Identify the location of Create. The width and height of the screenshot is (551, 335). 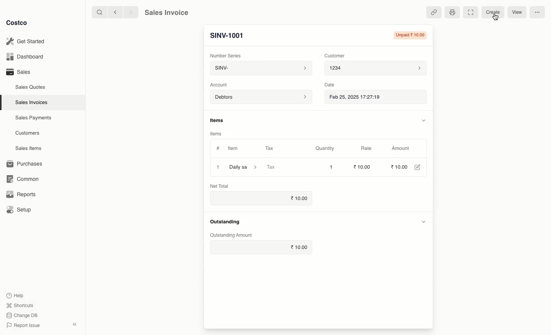
(492, 12).